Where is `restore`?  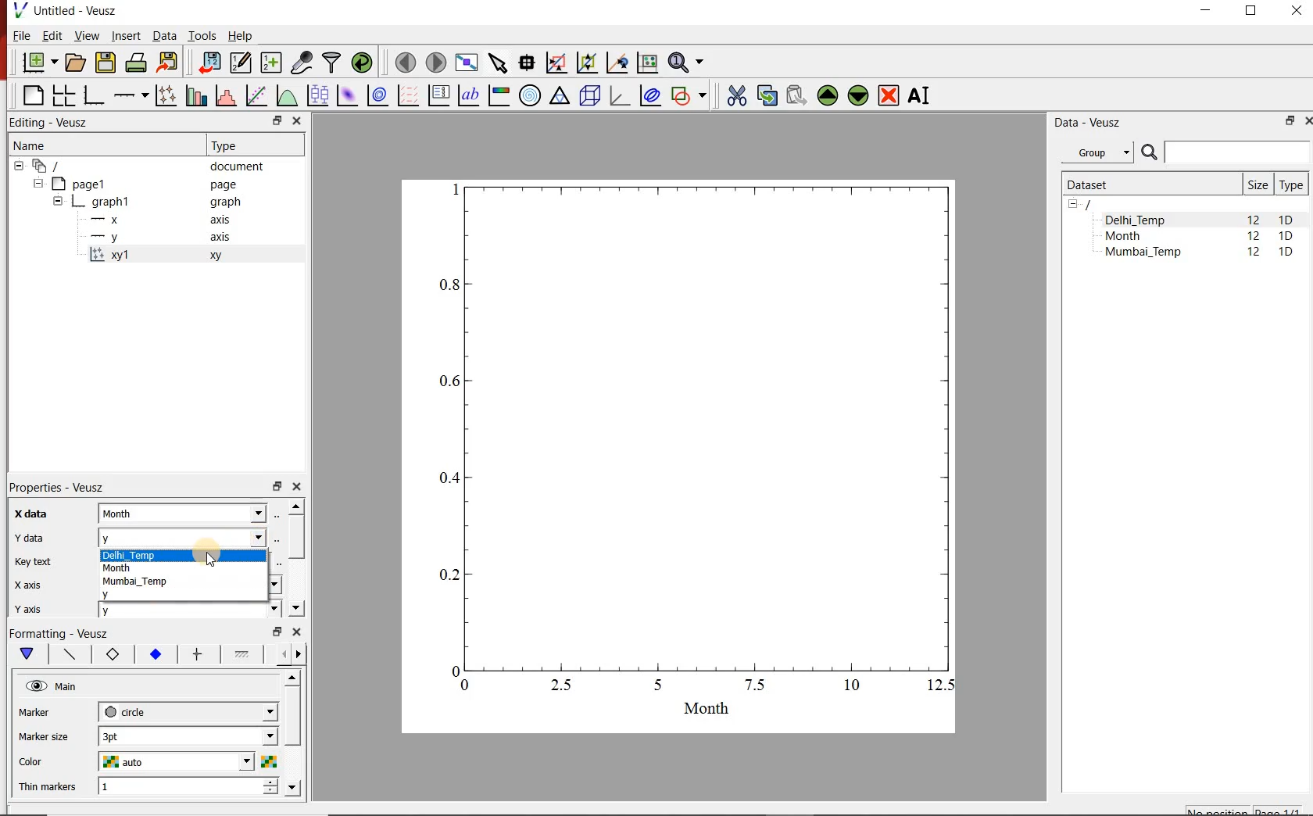 restore is located at coordinates (279, 631).